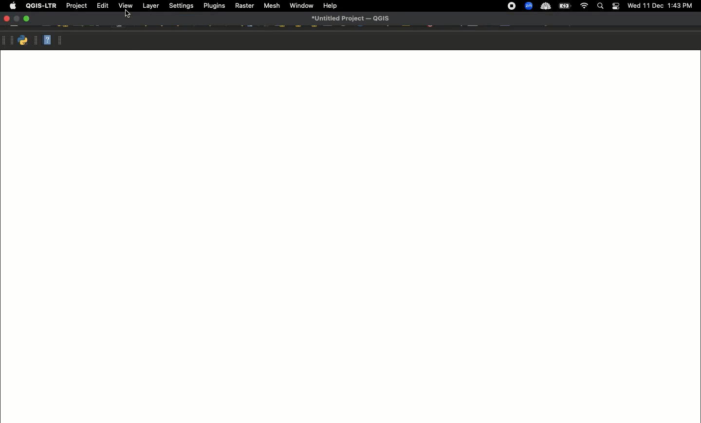 The width and height of the screenshot is (701, 423). What do you see at coordinates (26, 19) in the screenshot?
I see `Maximize` at bounding box center [26, 19].